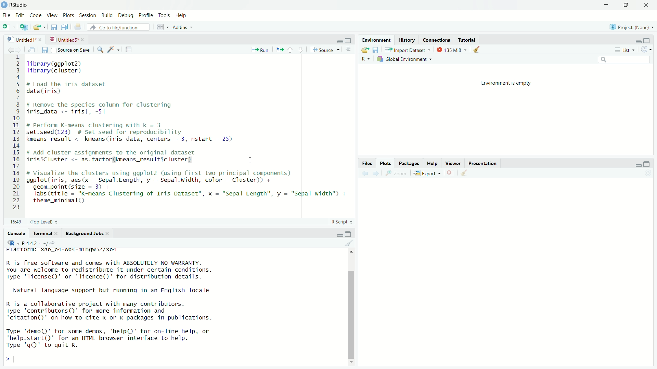 The image size is (657, 369). I want to click on source, so click(325, 50).